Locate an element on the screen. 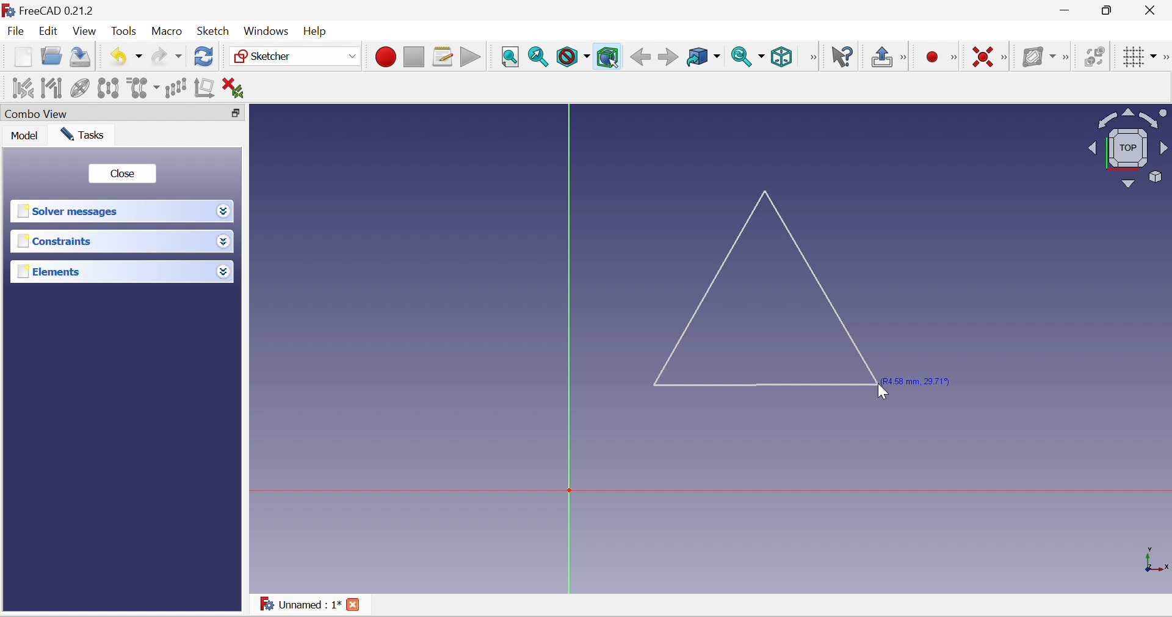  (R4.58 mm, 29.71°) is located at coordinates (925, 380).